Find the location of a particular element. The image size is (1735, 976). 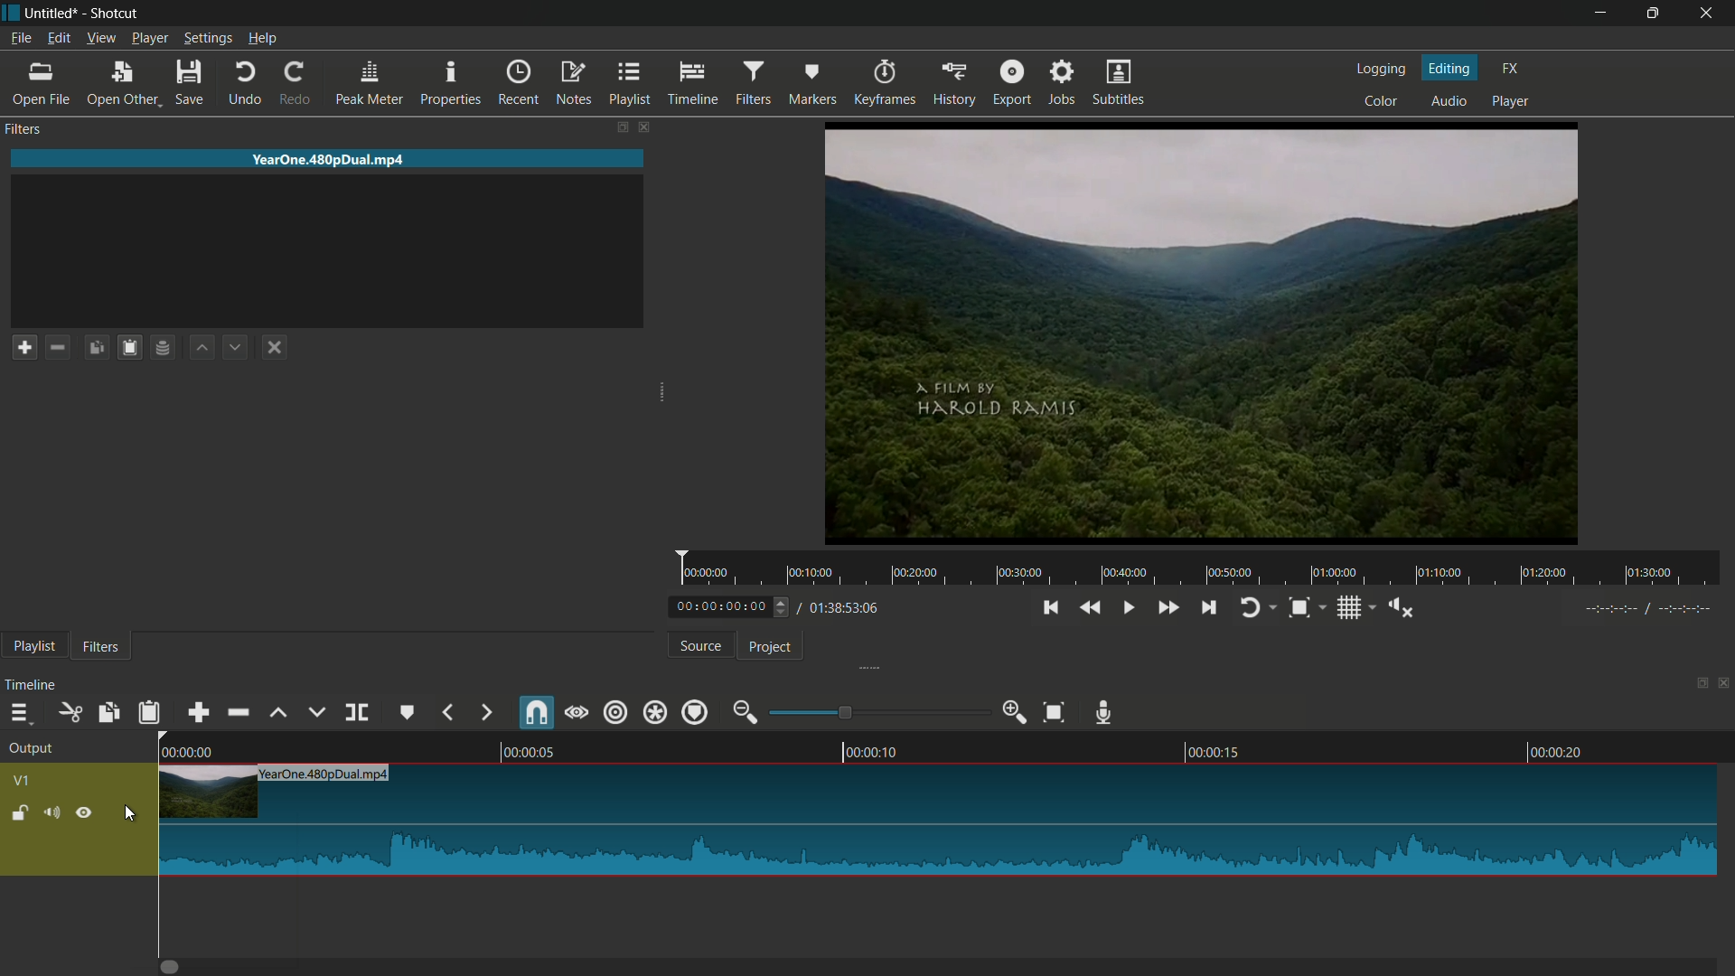

help menu is located at coordinates (262, 38).